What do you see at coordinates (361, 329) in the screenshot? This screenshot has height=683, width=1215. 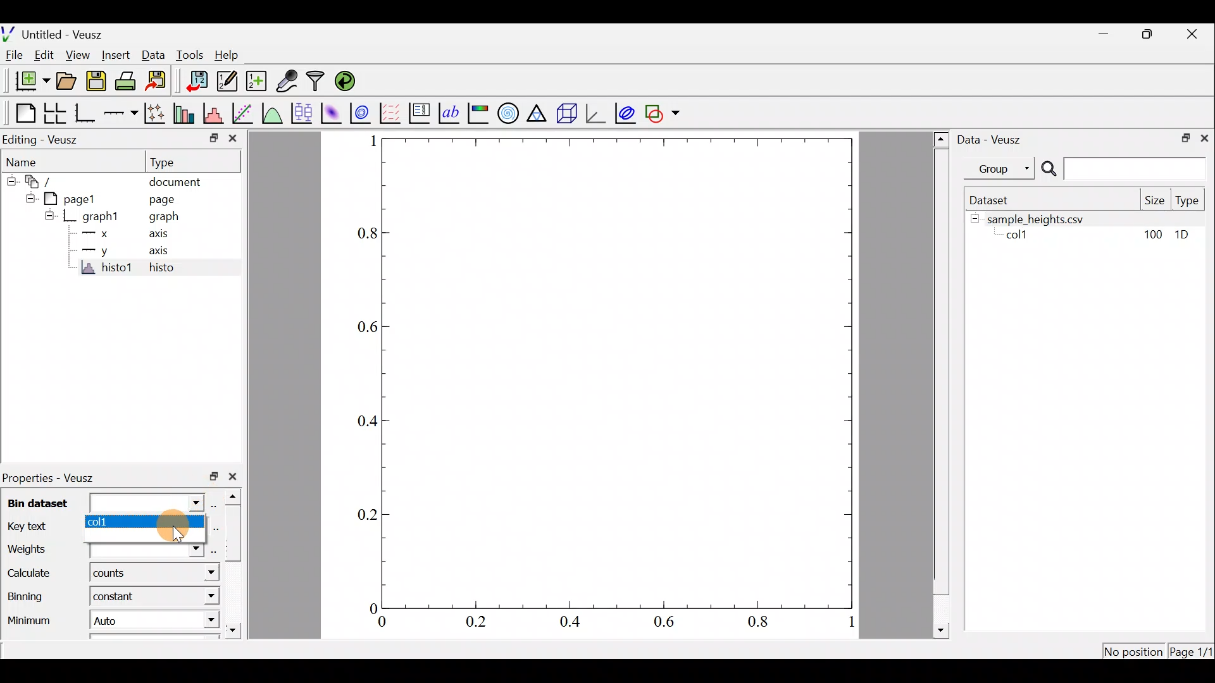 I see `0.6` at bounding box center [361, 329].